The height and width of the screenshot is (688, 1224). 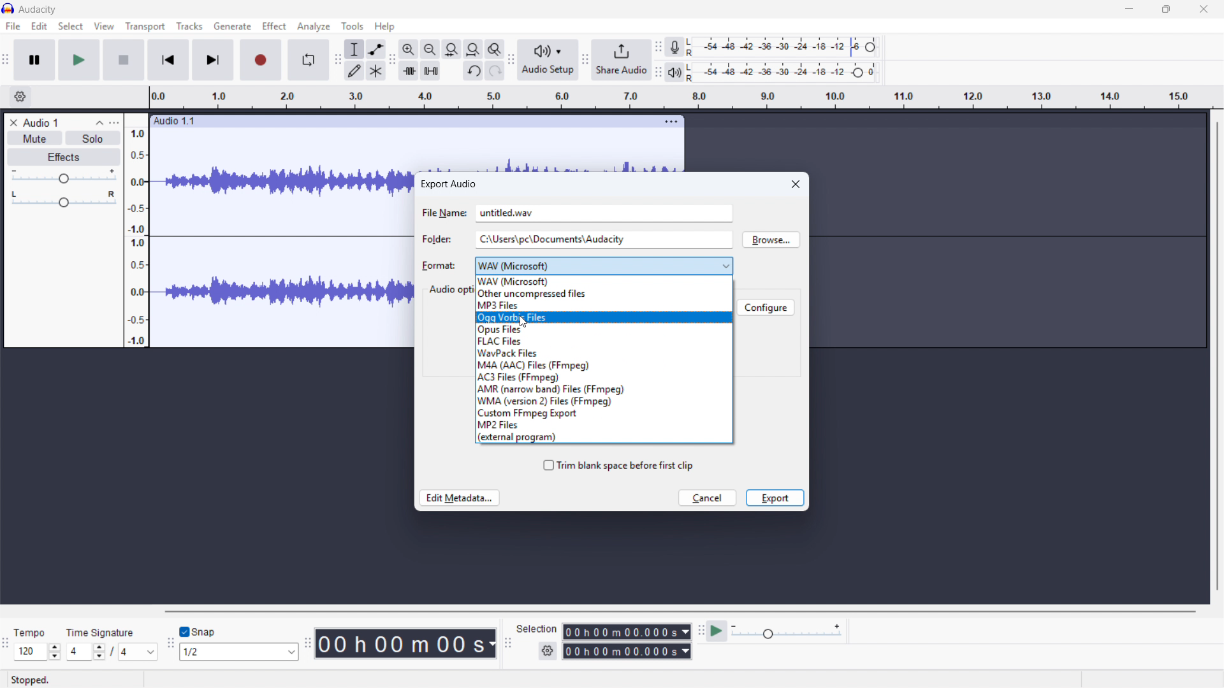 What do you see at coordinates (524, 320) in the screenshot?
I see `Cursor ` at bounding box center [524, 320].